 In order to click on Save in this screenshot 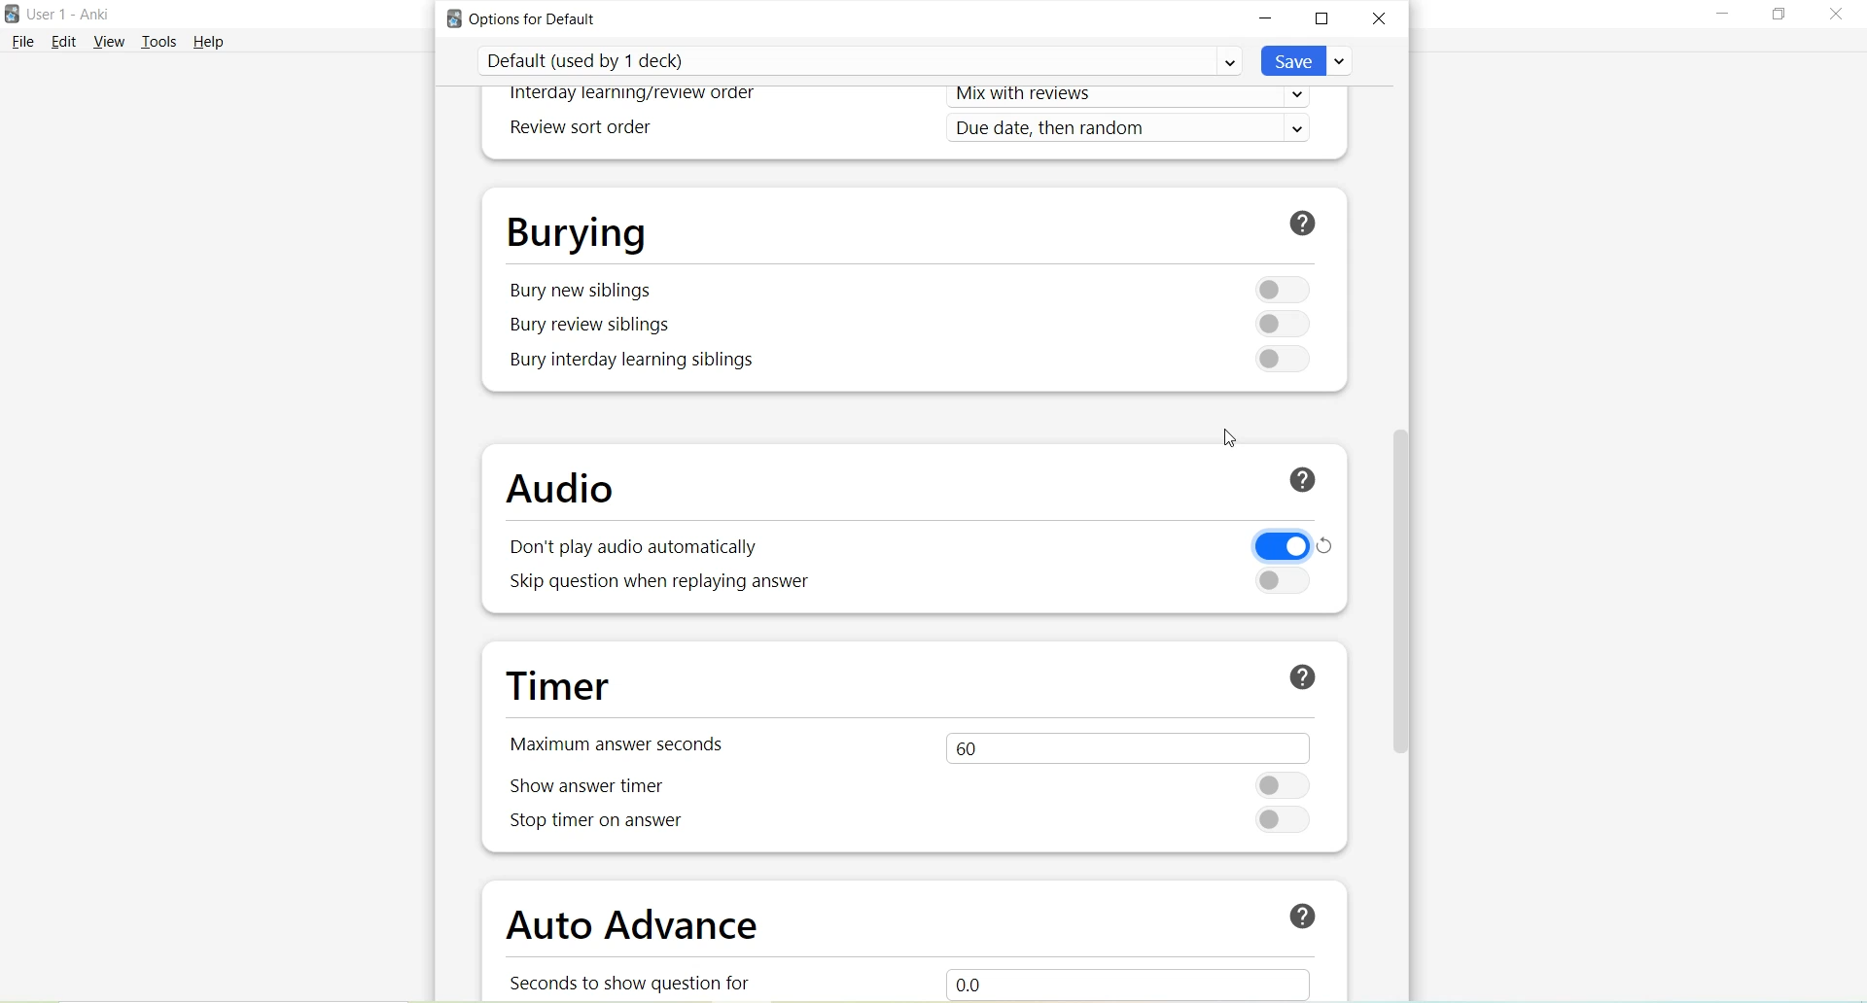, I will do `click(1308, 60)`.